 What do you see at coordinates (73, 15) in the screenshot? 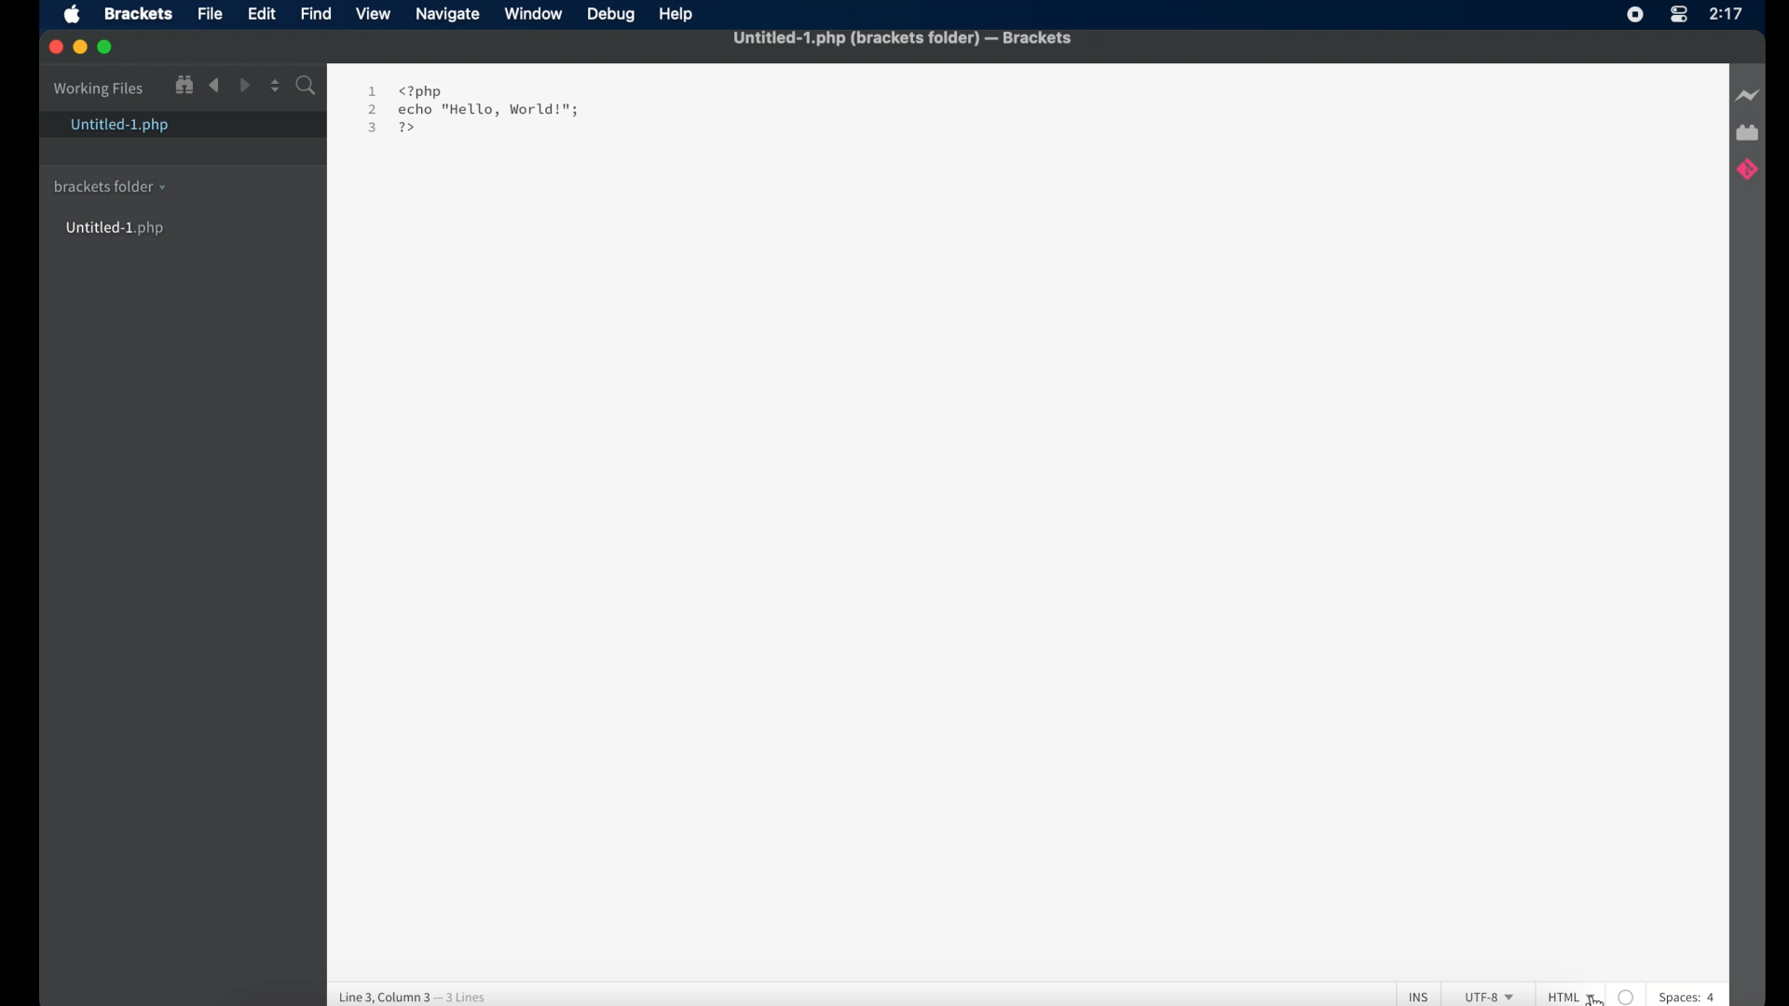
I see `apple icon` at bounding box center [73, 15].